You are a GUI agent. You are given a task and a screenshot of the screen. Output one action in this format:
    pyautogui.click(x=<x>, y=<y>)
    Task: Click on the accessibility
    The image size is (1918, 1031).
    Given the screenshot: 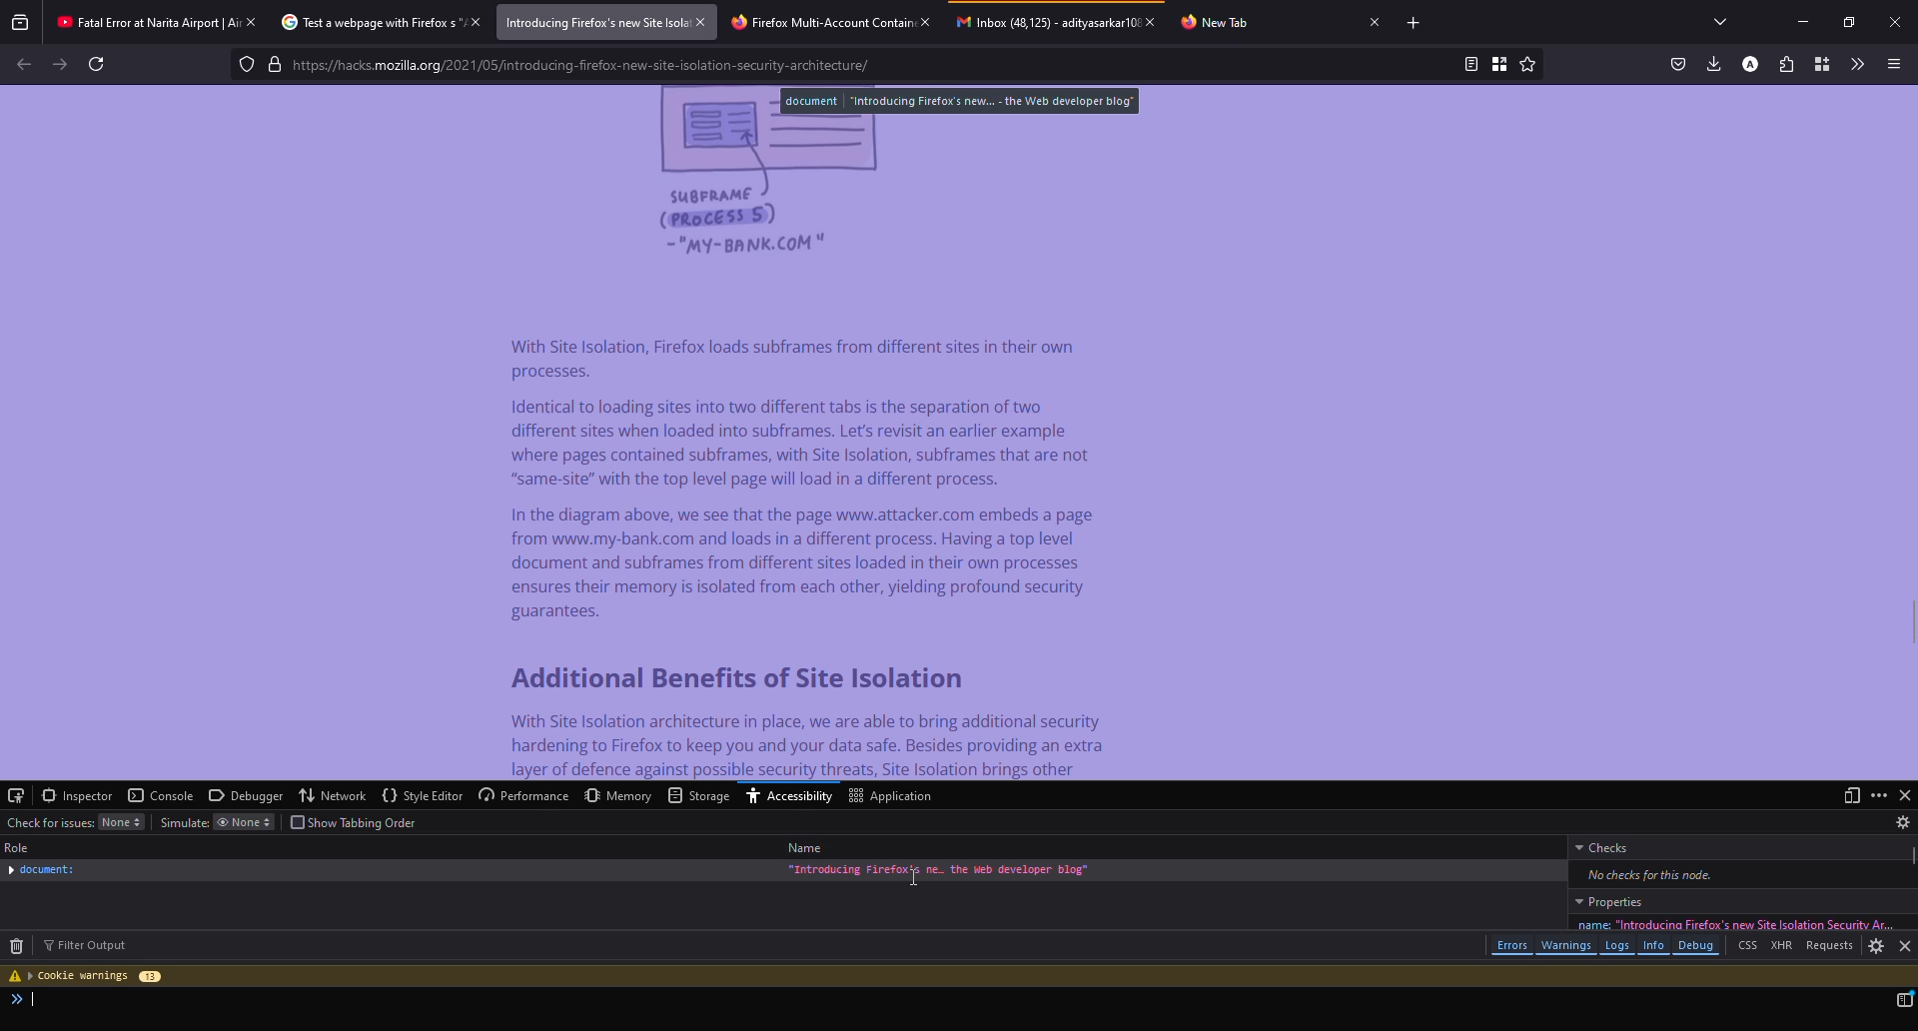 What is the action you would take?
    pyautogui.click(x=790, y=795)
    